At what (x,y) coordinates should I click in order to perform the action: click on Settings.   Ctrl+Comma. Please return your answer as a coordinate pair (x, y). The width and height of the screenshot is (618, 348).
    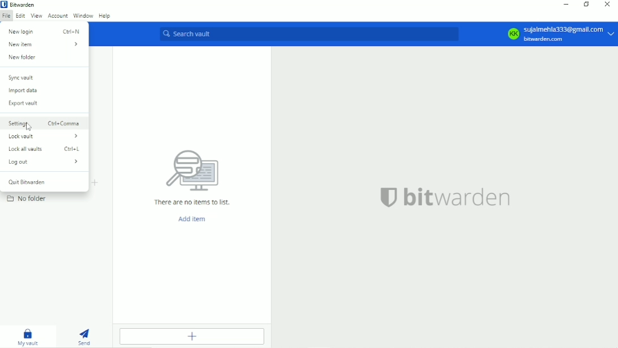
    Looking at the image, I should click on (45, 123).